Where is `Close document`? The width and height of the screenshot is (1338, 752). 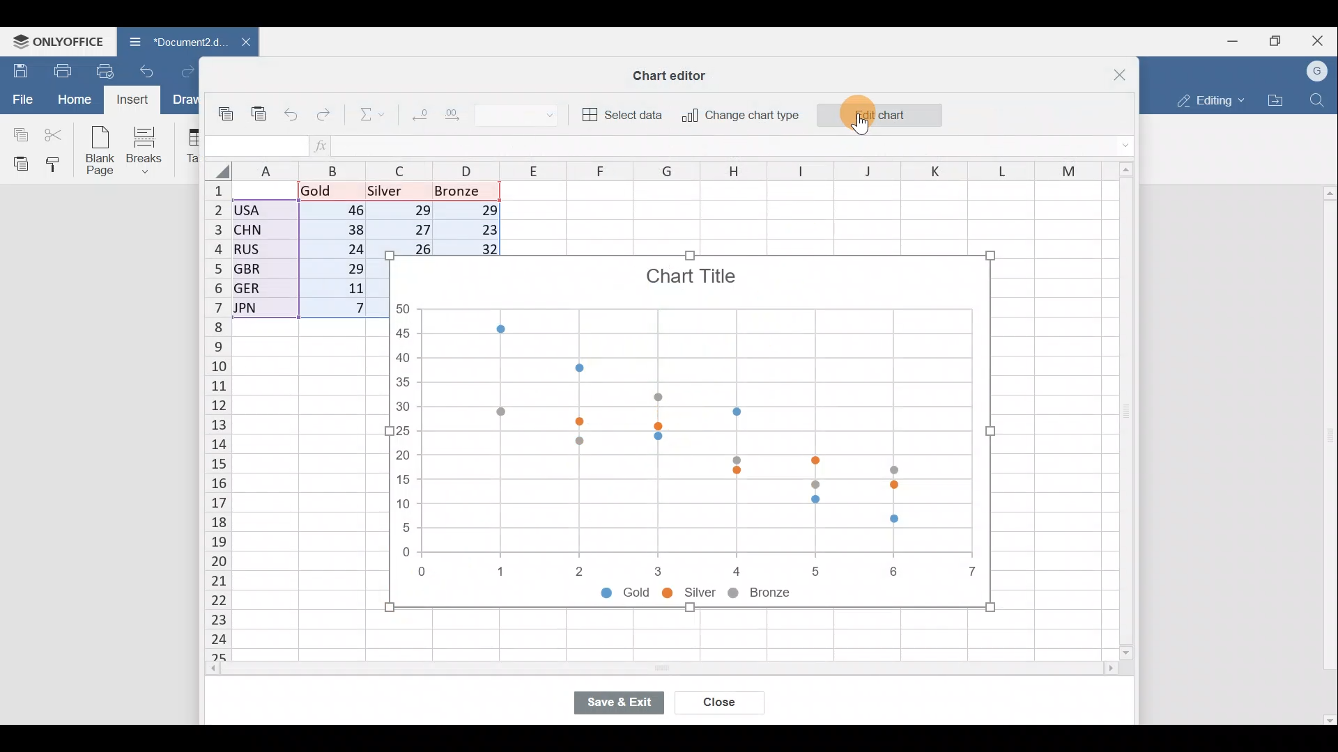
Close document is located at coordinates (238, 43).